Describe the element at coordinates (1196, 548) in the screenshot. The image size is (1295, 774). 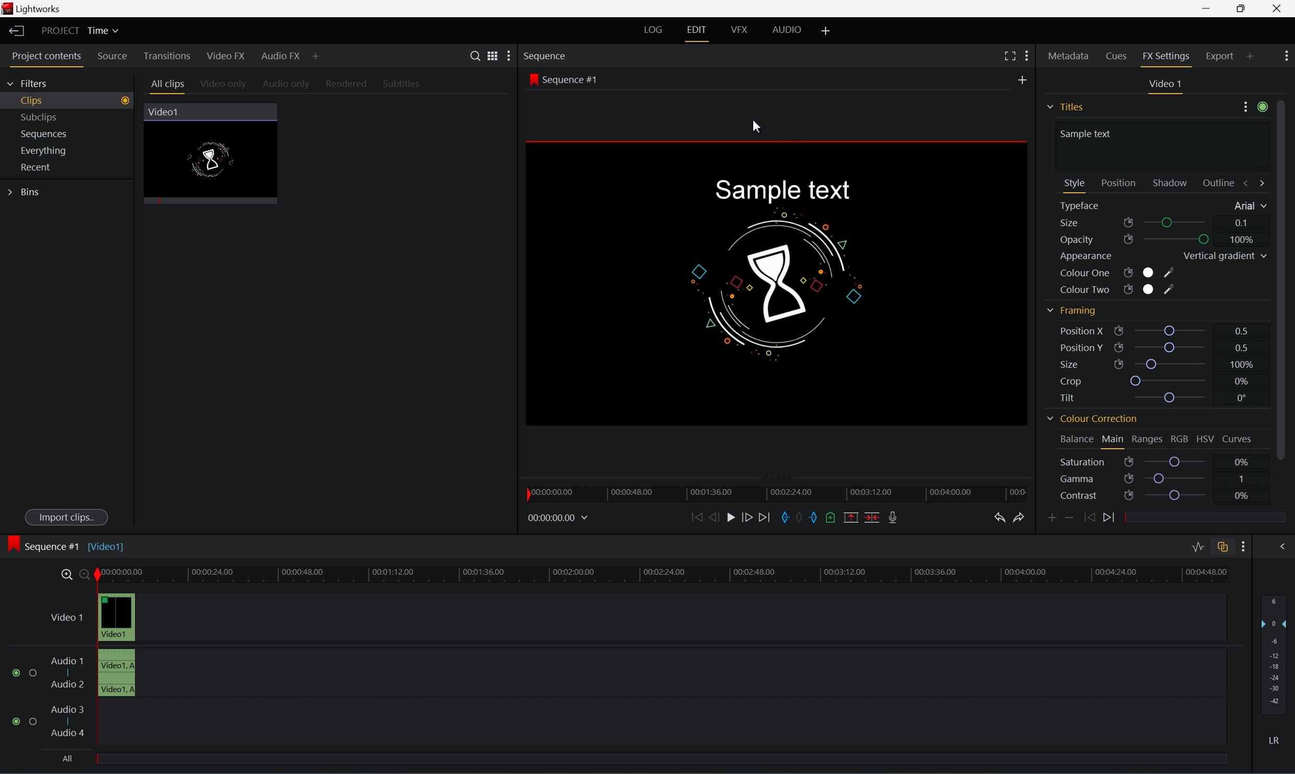
I see `toggle audio levels editing` at that location.